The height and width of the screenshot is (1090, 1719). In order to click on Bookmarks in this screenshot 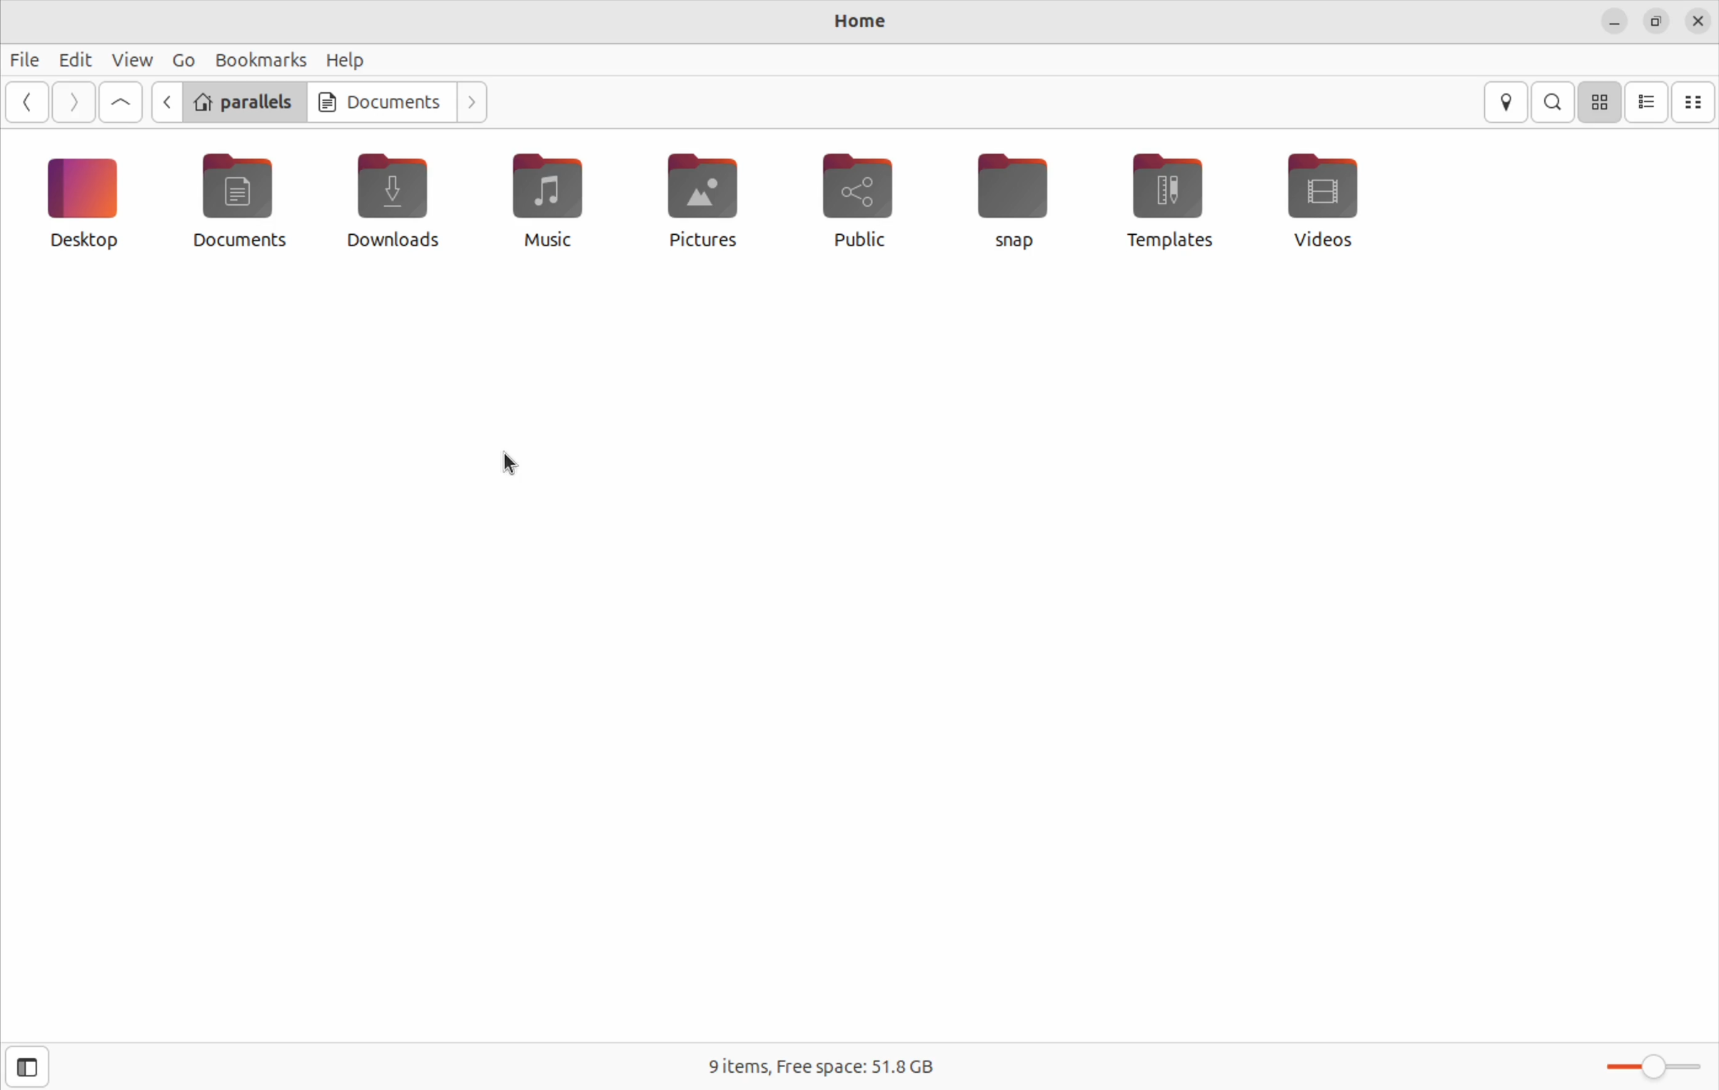, I will do `click(255, 59)`.